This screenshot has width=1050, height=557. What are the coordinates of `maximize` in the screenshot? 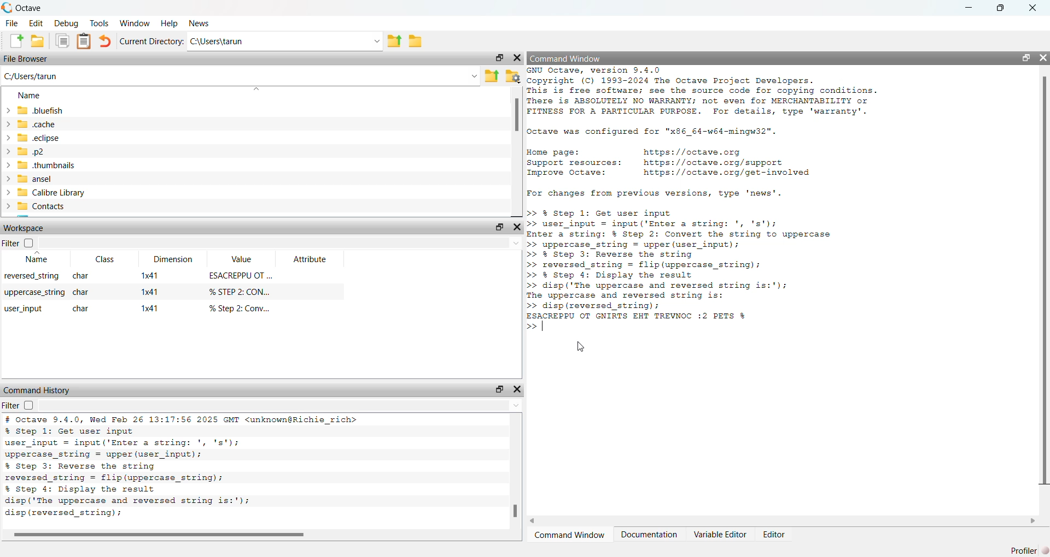 It's located at (1004, 8).